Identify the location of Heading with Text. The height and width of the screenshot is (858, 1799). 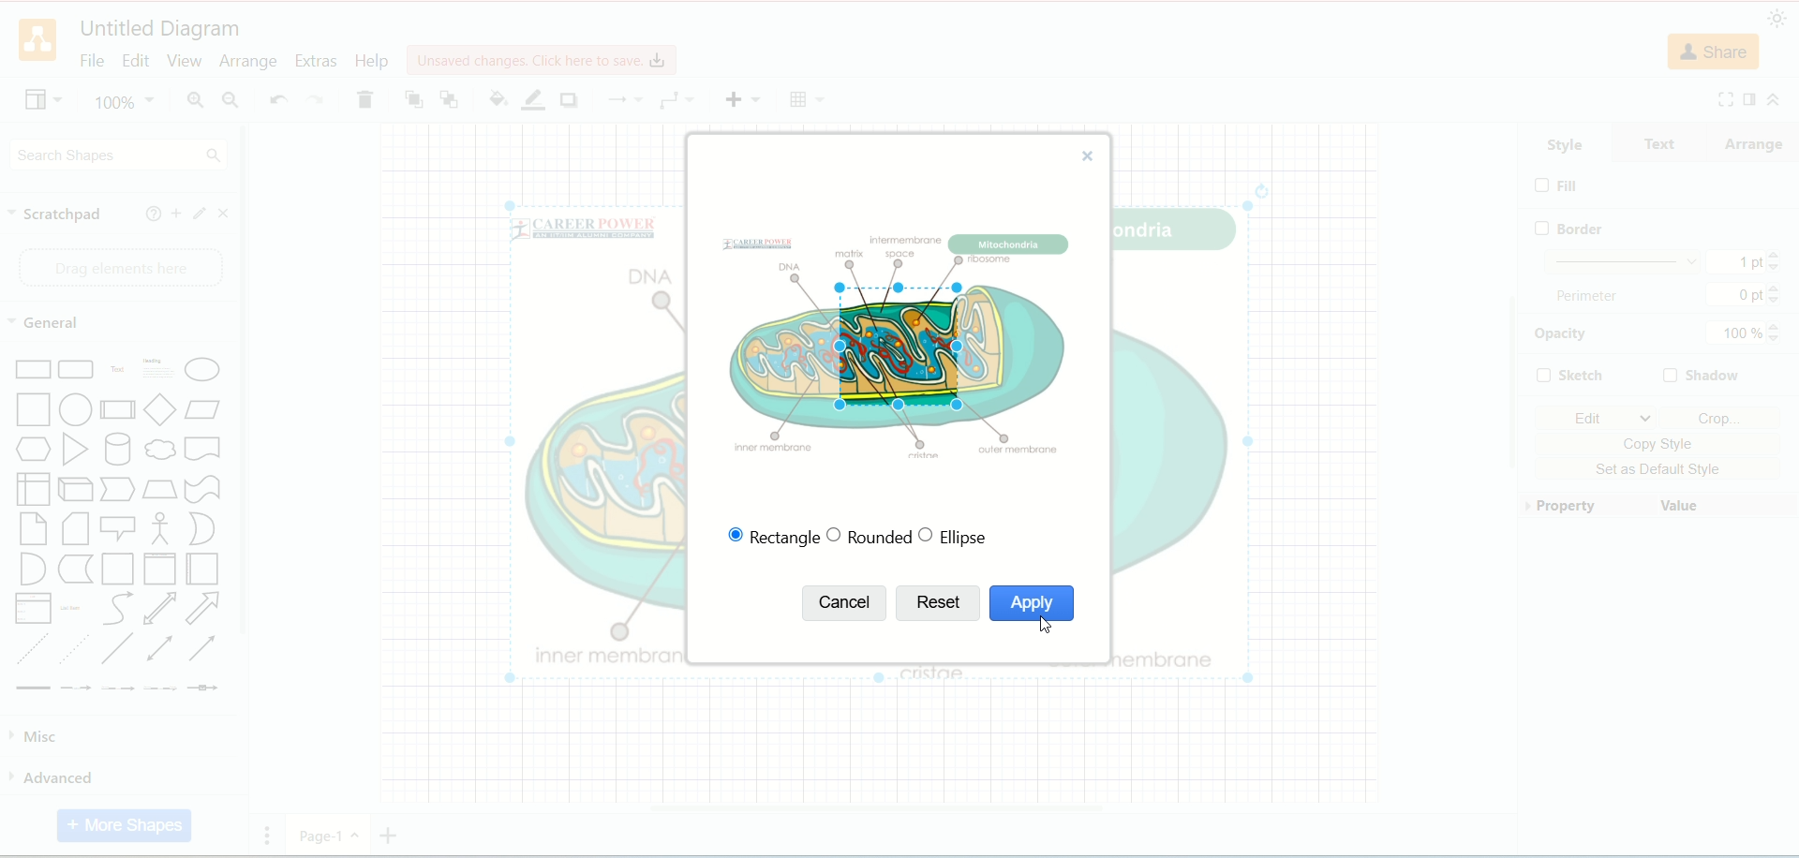
(159, 371).